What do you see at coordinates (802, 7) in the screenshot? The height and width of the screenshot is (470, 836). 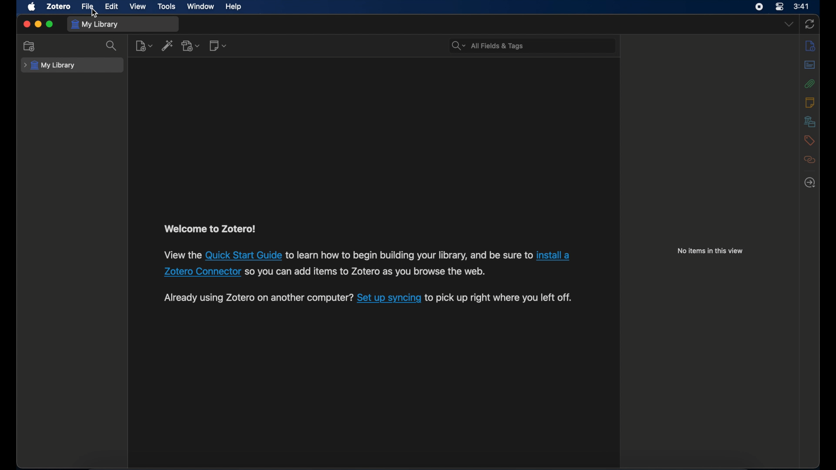 I see `3.41` at bounding box center [802, 7].